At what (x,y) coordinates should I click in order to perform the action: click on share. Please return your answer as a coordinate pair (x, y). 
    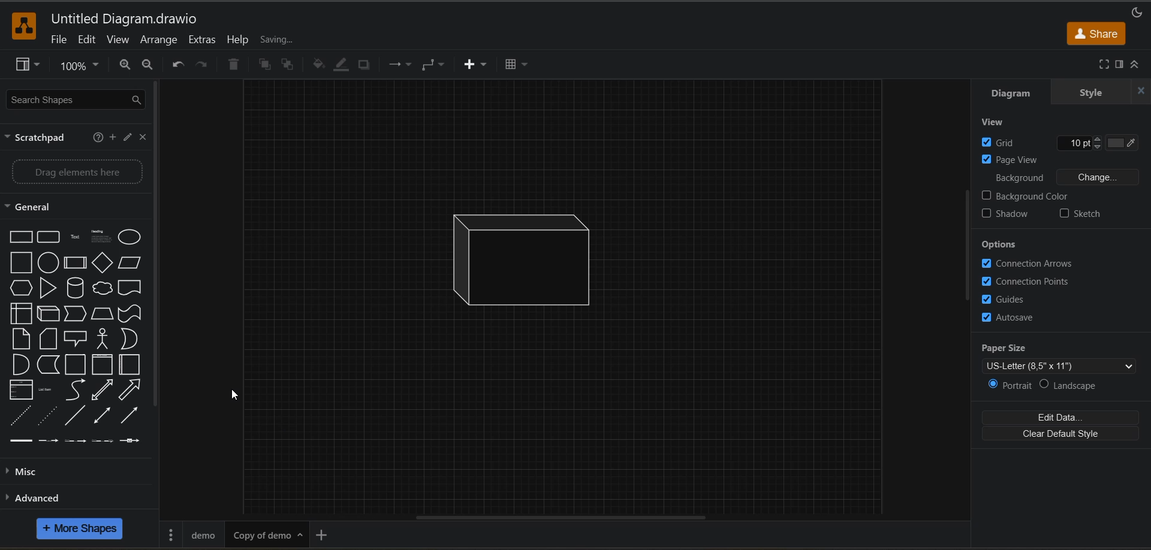
    Looking at the image, I should click on (1099, 35).